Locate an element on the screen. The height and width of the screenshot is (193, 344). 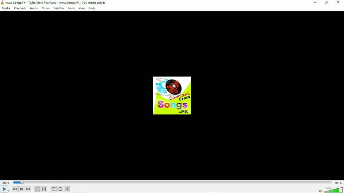
application logo is located at coordinates (2, 2).